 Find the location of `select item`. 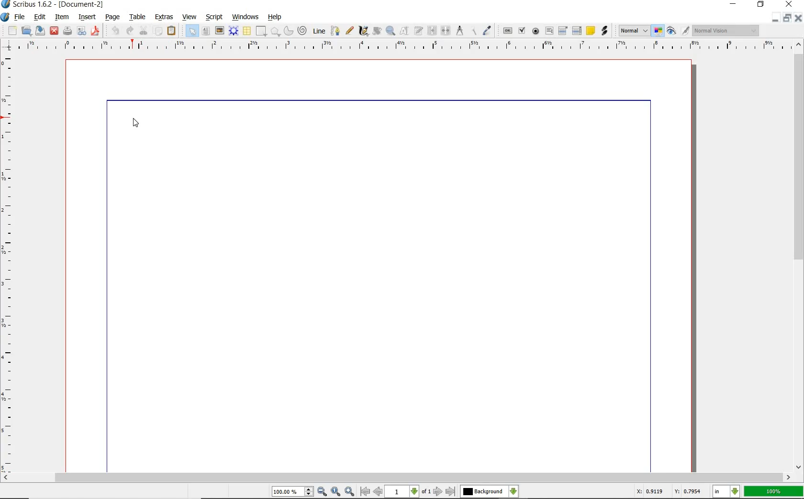

select item is located at coordinates (191, 30).